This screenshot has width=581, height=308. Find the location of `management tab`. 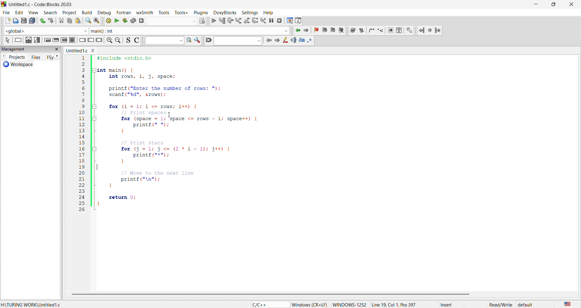

management tab is located at coordinates (25, 50).